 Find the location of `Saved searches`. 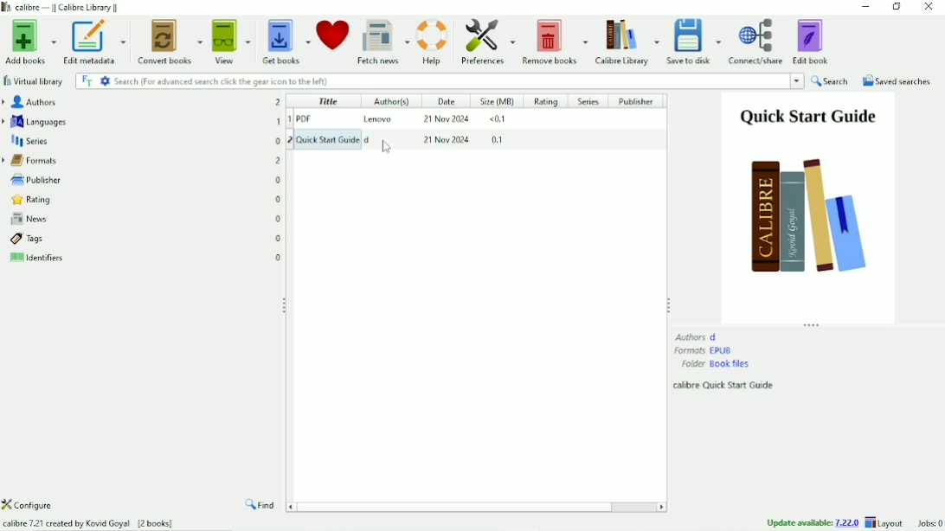

Saved searches is located at coordinates (897, 81).